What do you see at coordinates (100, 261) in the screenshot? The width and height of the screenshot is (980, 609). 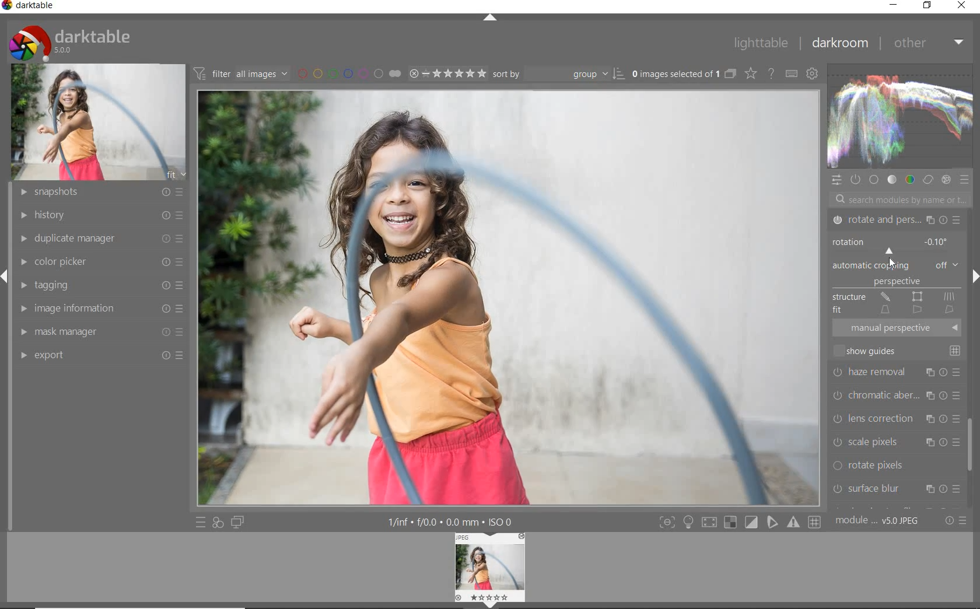 I see `color picker` at bounding box center [100, 261].